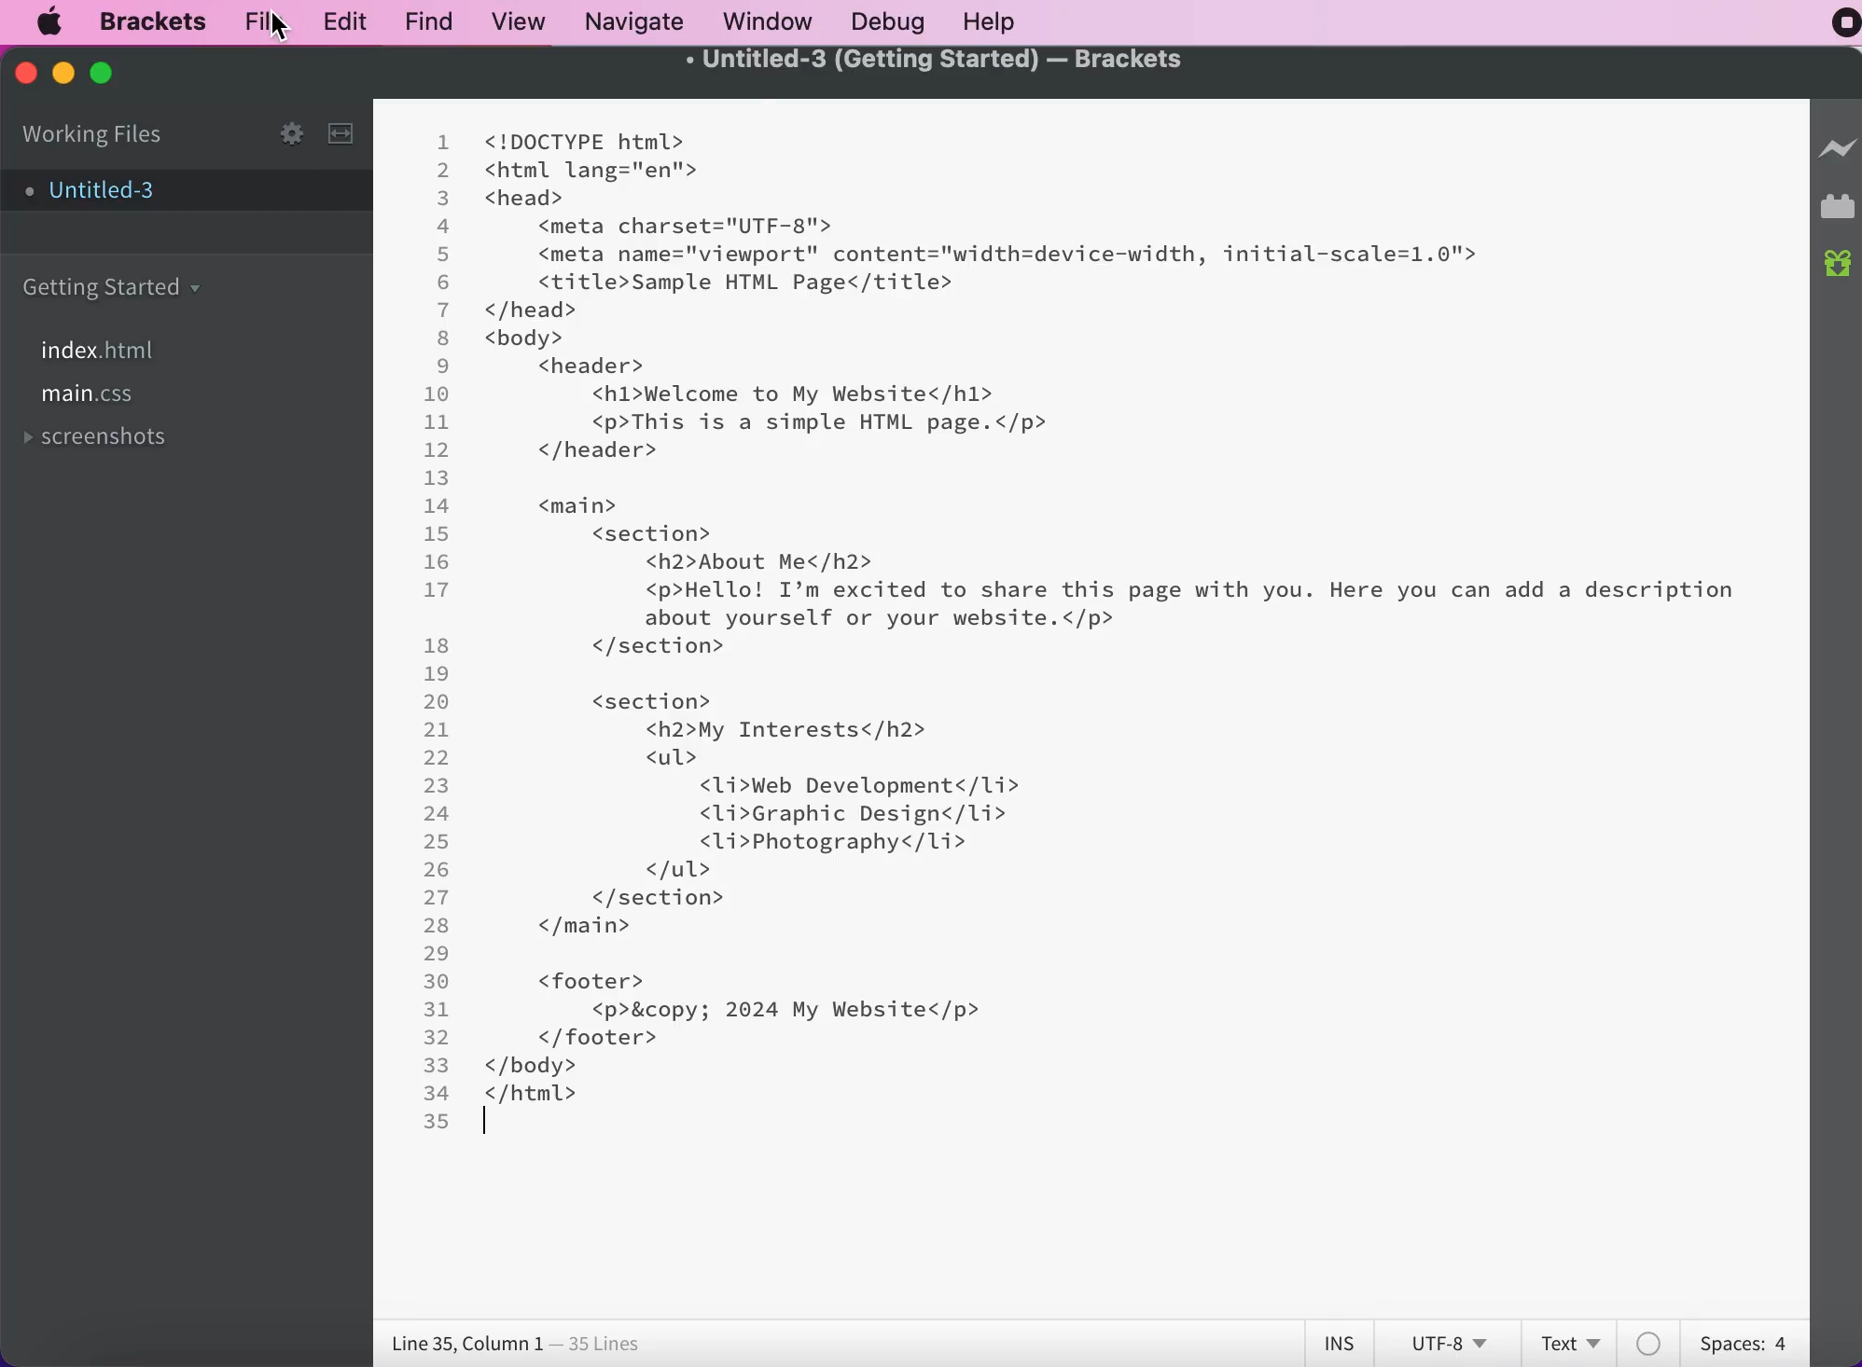 The image size is (1862, 1367). What do you see at coordinates (444, 227) in the screenshot?
I see `4` at bounding box center [444, 227].